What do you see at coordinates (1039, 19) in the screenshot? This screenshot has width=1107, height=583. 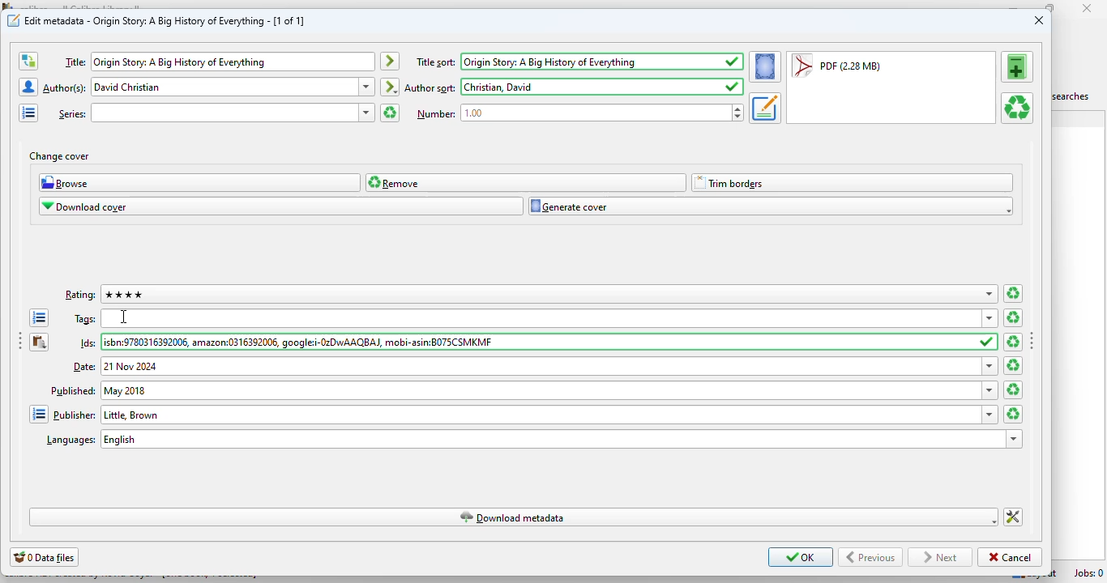 I see `close` at bounding box center [1039, 19].